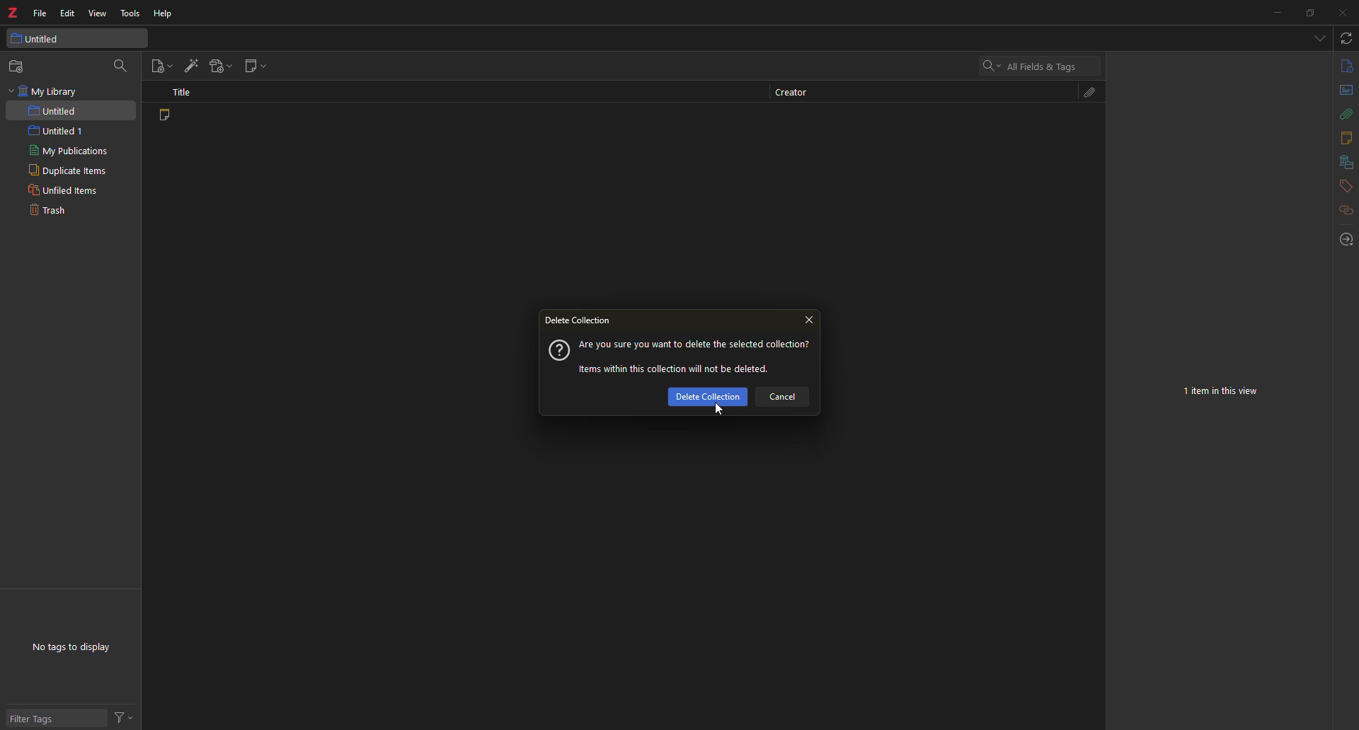  I want to click on add item, so click(190, 65).